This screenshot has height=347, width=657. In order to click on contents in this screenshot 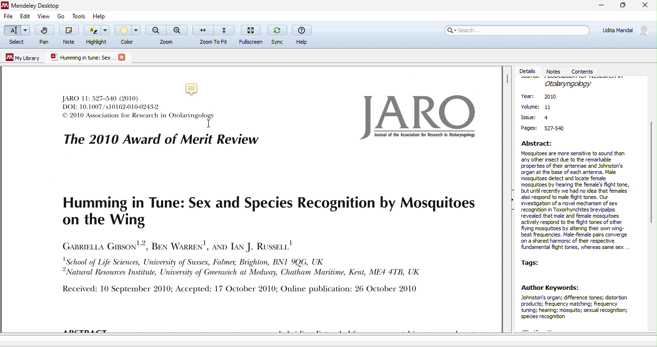, I will do `click(584, 71)`.